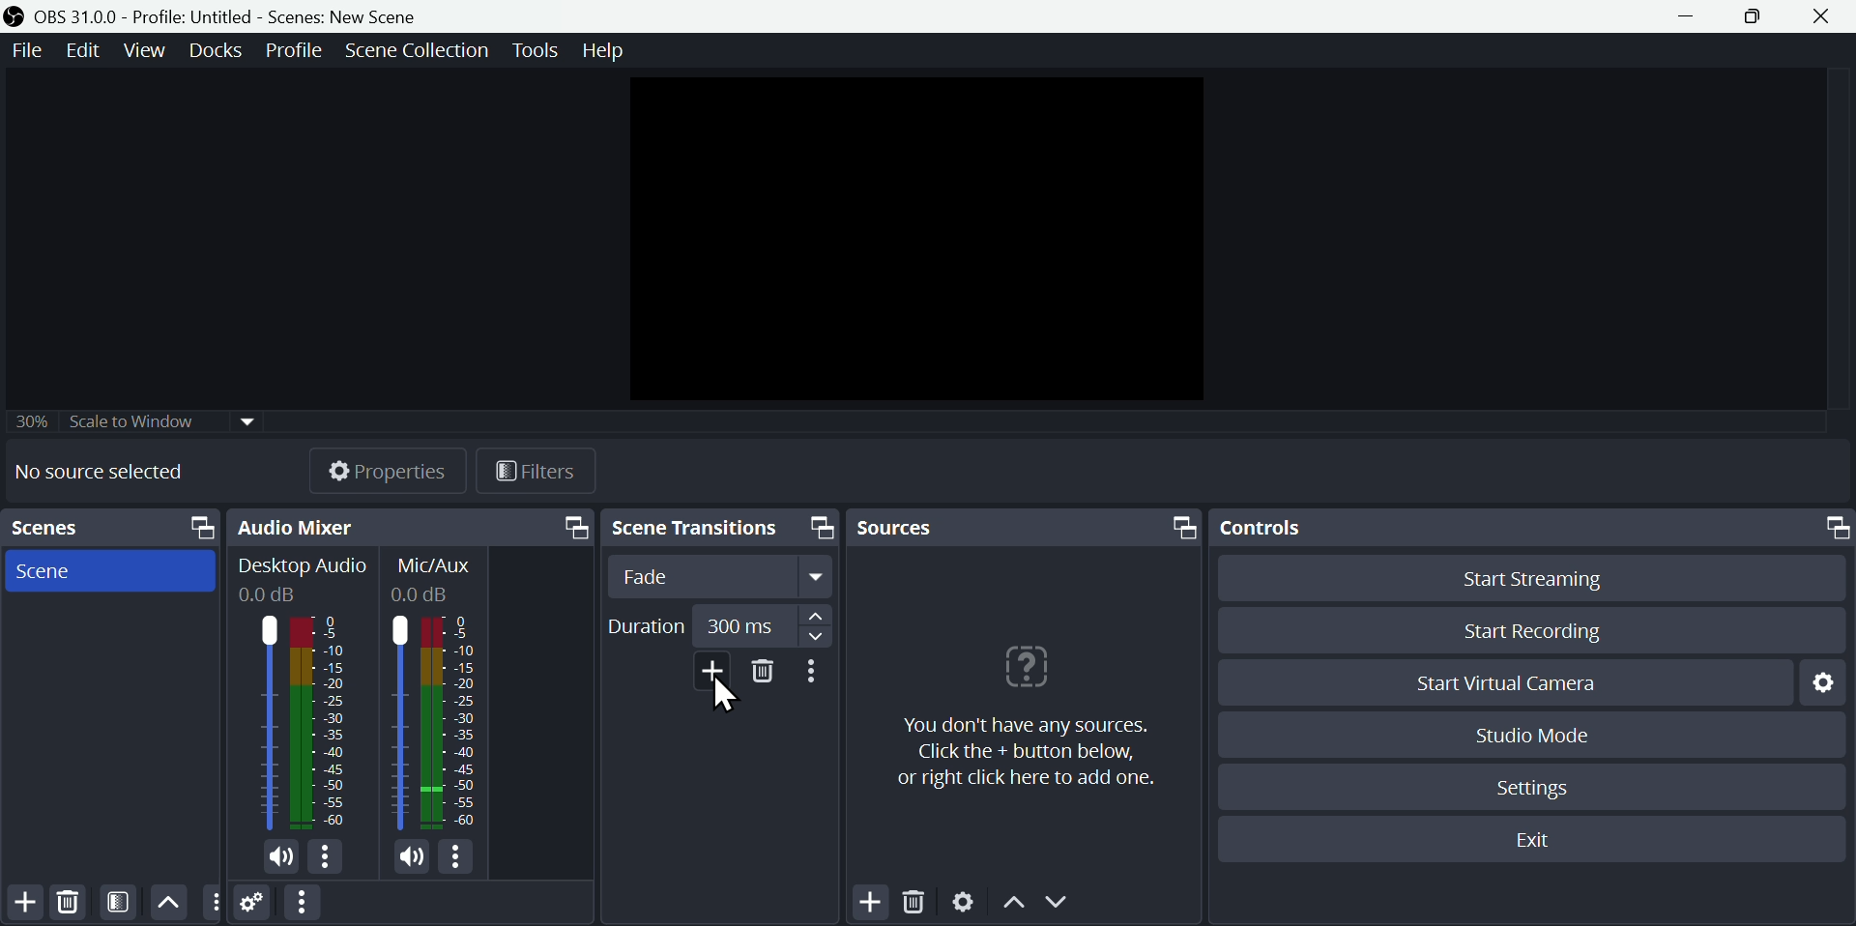 Image resolution: width=1856 pixels, height=926 pixels. What do you see at coordinates (1761, 17) in the screenshot?
I see `Maximise` at bounding box center [1761, 17].